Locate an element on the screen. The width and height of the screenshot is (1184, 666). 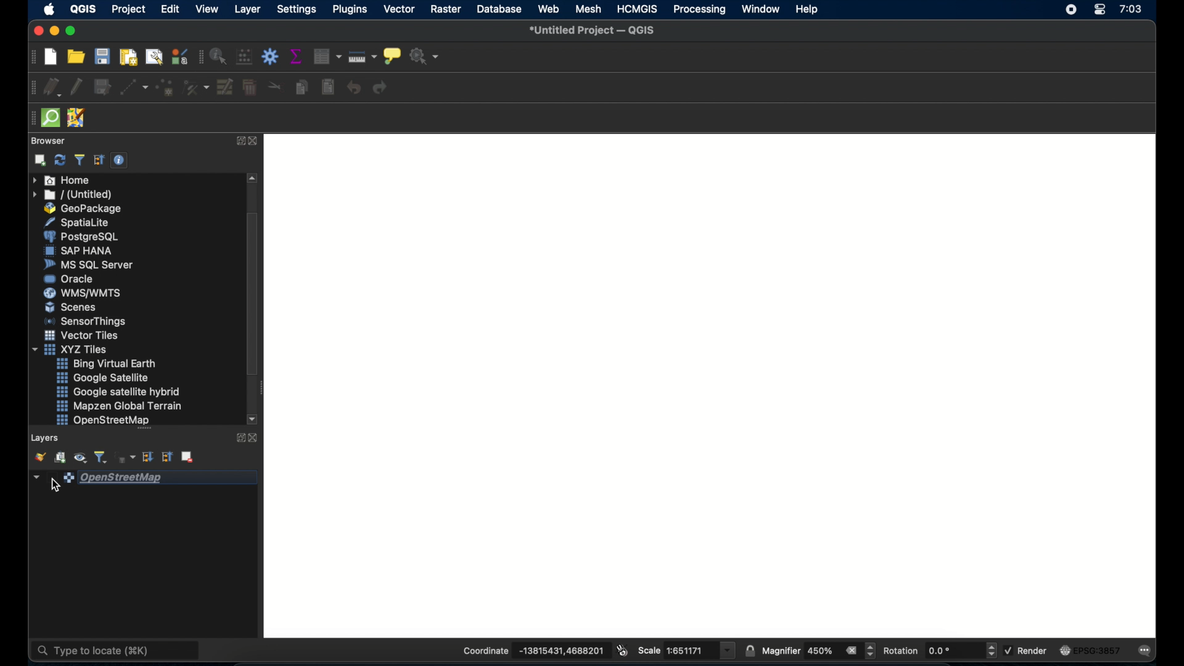
sap hana is located at coordinates (78, 250).